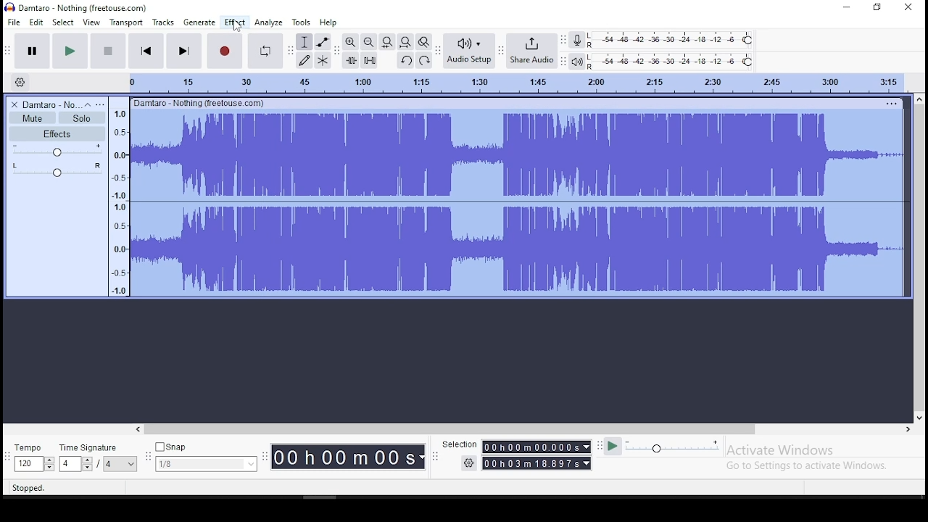  What do you see at coordinates (70, 50) in the screenshot?
I see `play` at bounding box center [70, 50].